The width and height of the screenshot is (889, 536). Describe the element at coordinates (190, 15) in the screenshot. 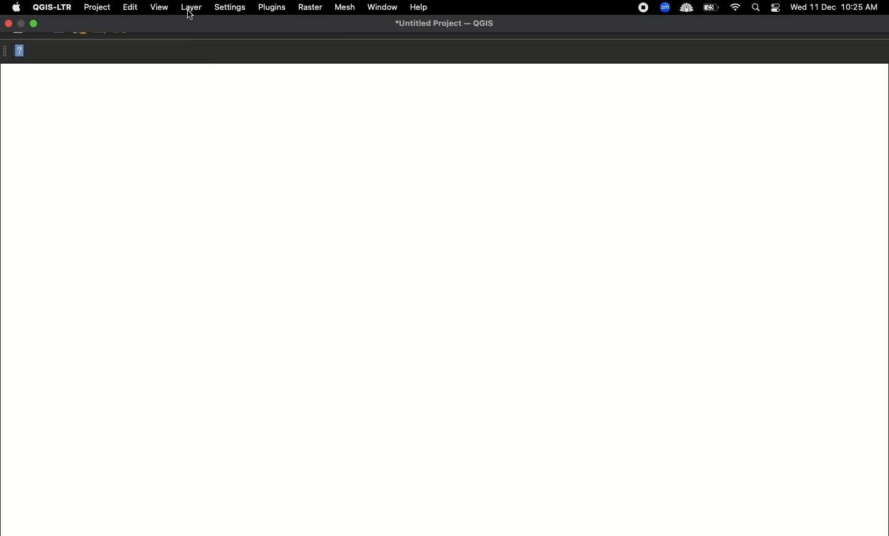

I see `Cursor` at that location.